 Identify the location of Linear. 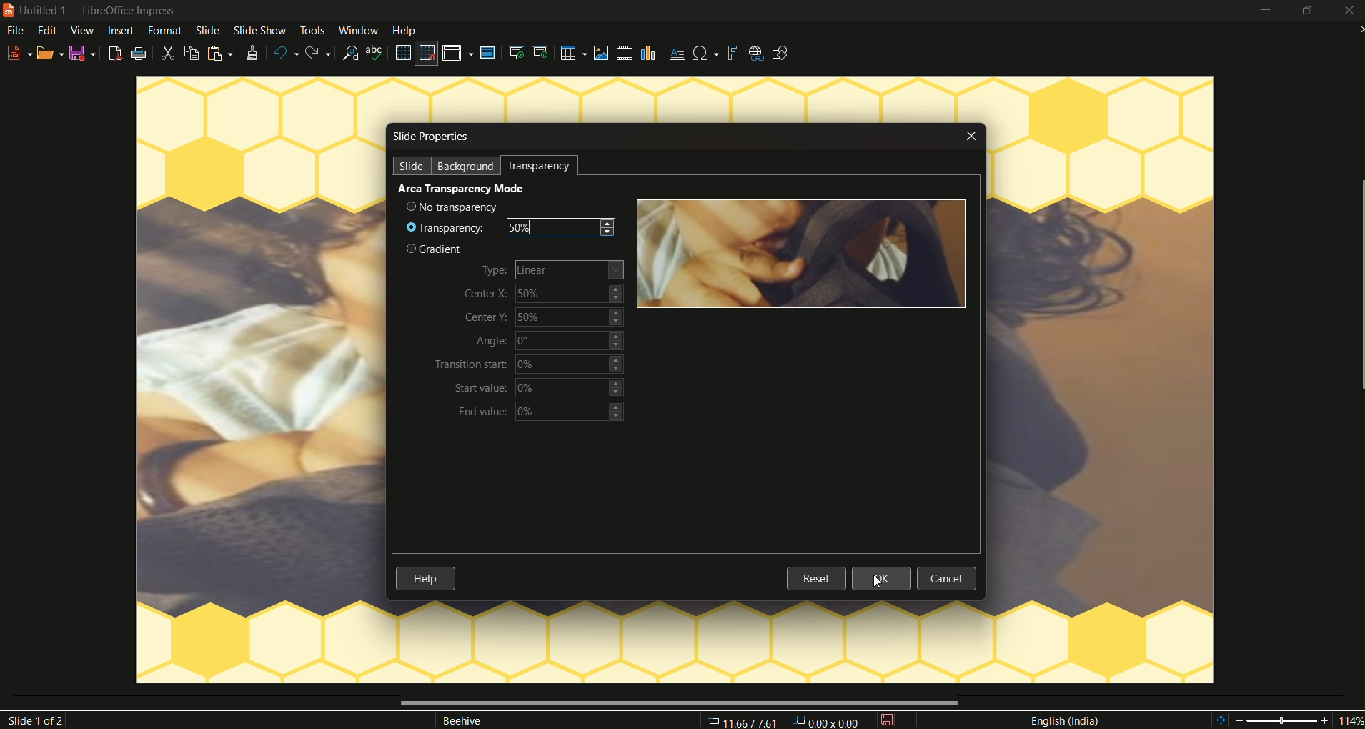
(572, 270).